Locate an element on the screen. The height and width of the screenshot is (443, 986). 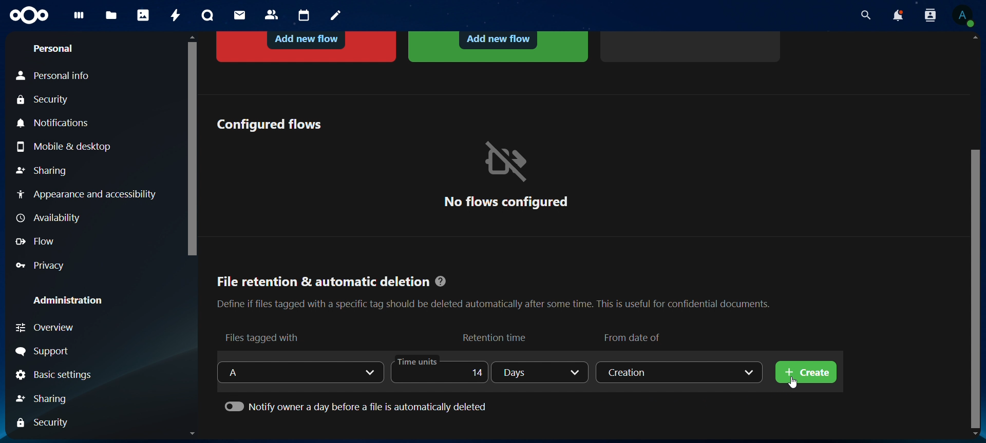
scrollbar is located at coordinates (977, 287).